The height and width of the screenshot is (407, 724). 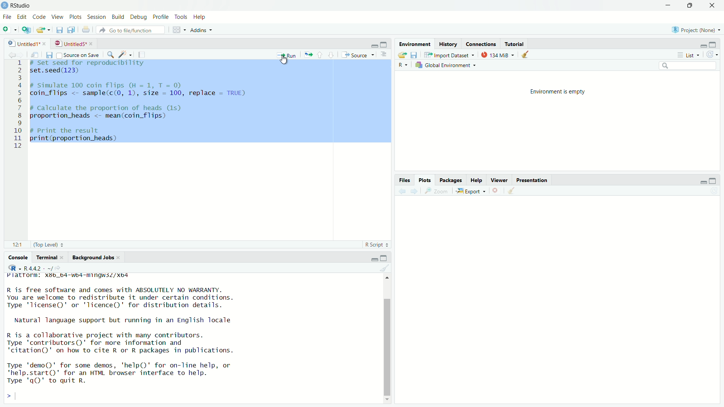 What do you see at coordinates (498, 54) in the screenshot?
I see `134 MiB` at bounding box center [498, 54].